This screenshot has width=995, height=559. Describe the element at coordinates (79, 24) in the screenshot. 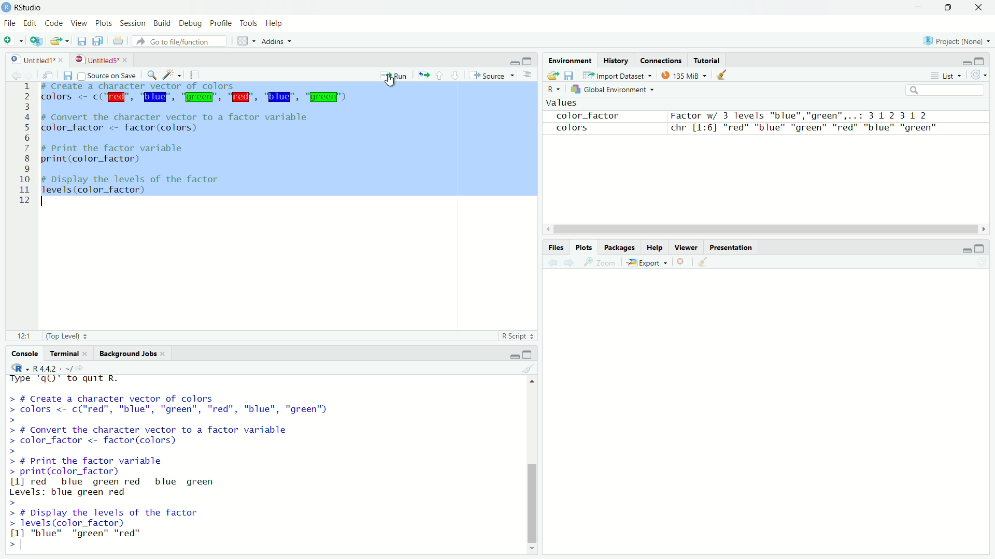

I see `view` at that location.